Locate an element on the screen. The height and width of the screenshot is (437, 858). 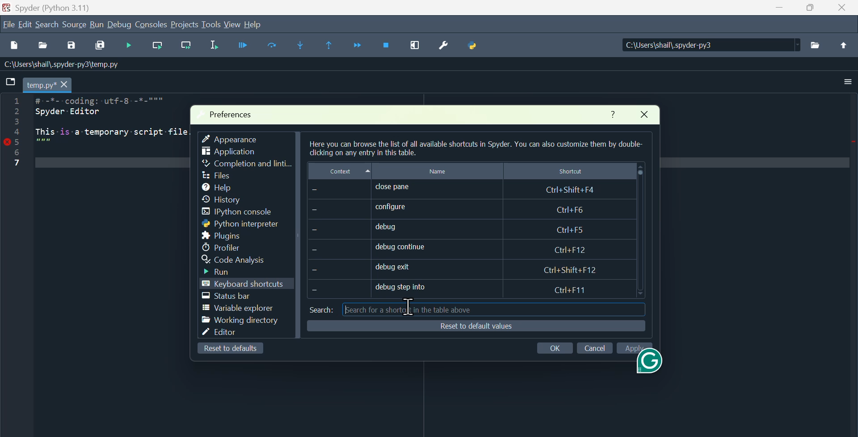
Apply is located at coordinates (635, 346).